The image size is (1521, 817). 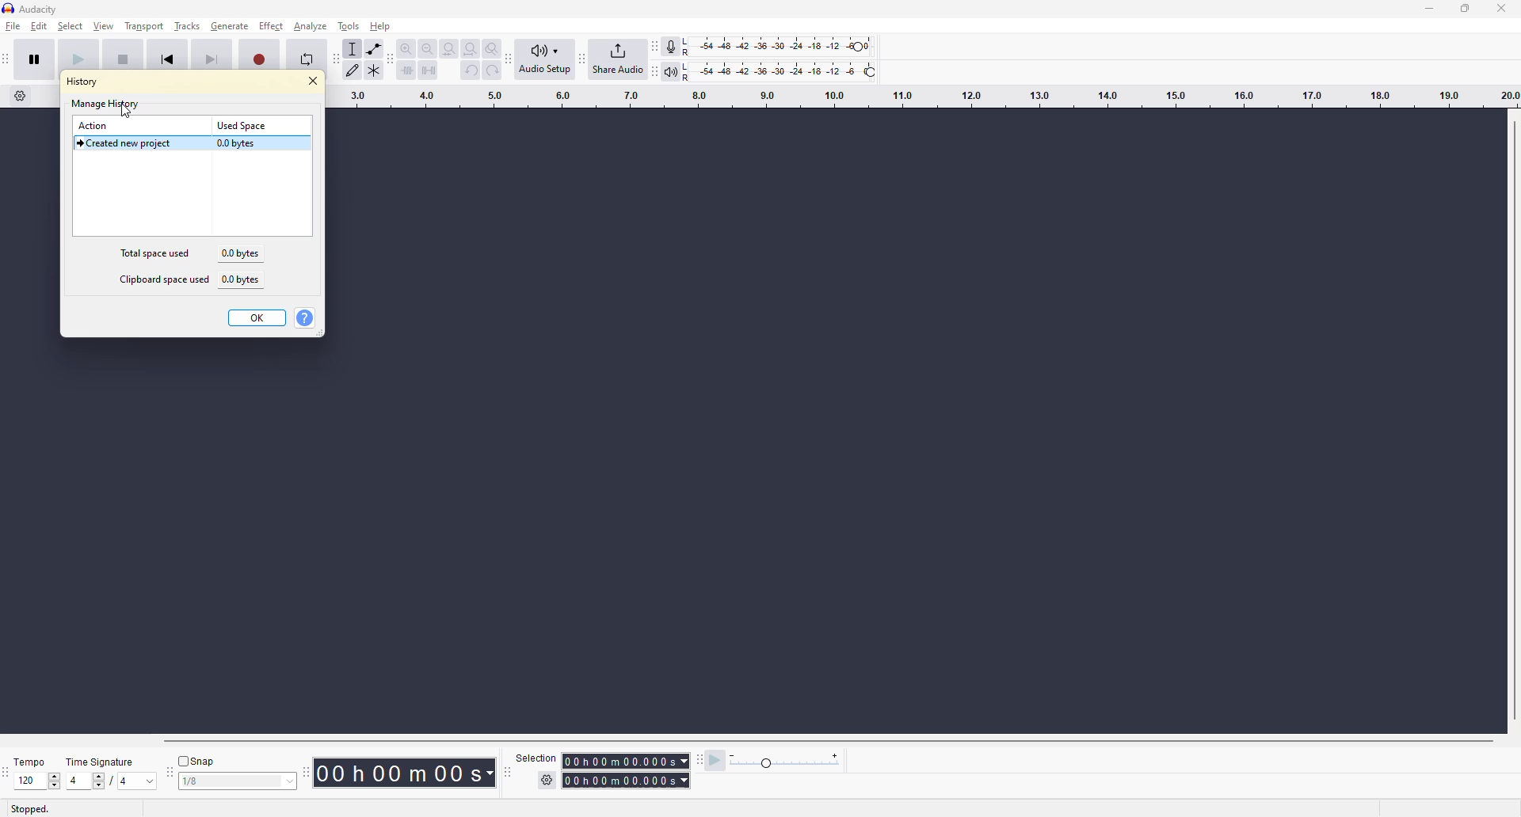 What do you see at coordinates (126, 145) in the screenshot?
I see `Created new project` at bounding box center [126, 145].